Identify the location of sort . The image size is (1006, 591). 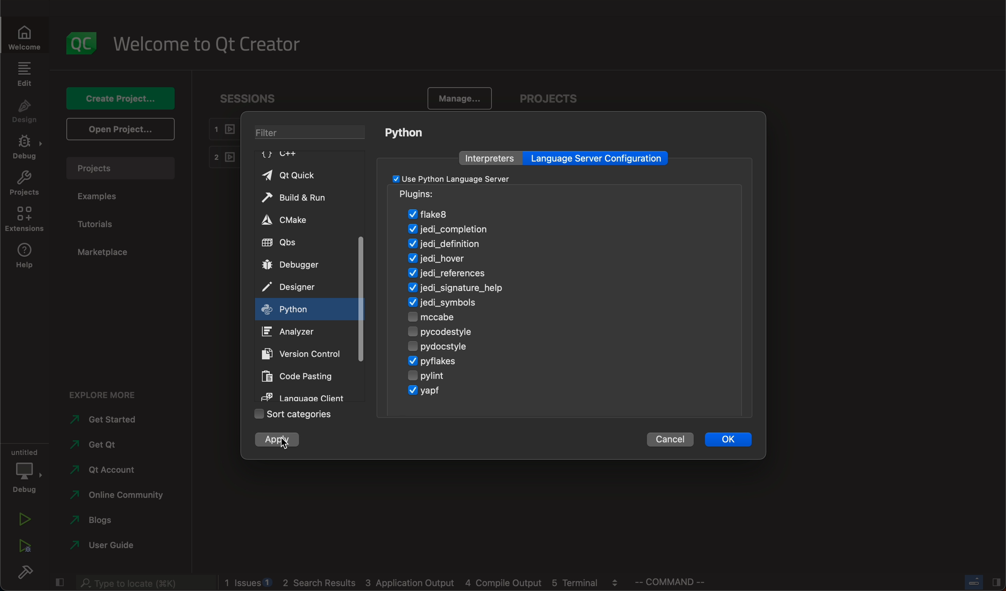
(295, 414).